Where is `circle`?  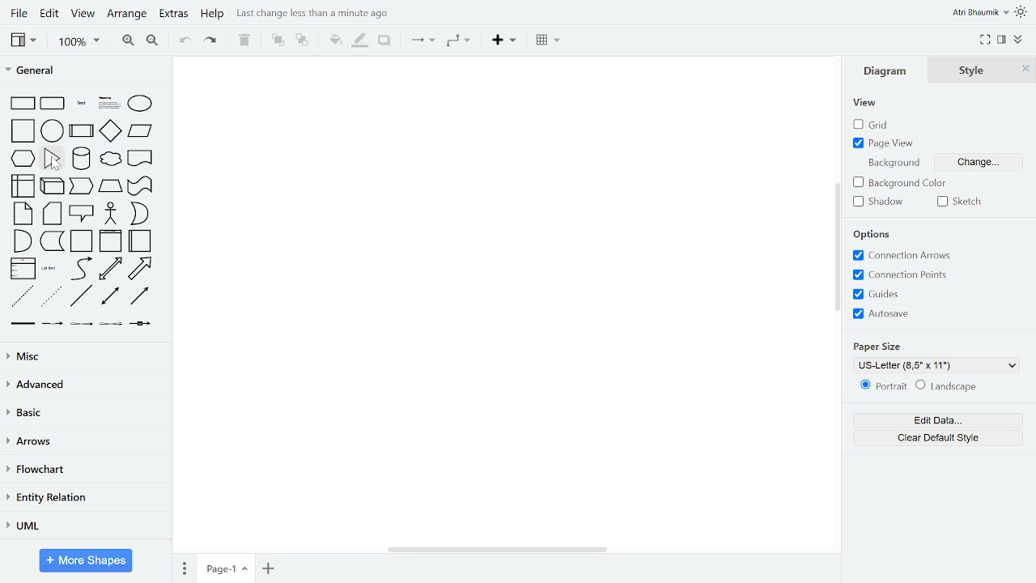 circle is located at coordinates (53, 130).